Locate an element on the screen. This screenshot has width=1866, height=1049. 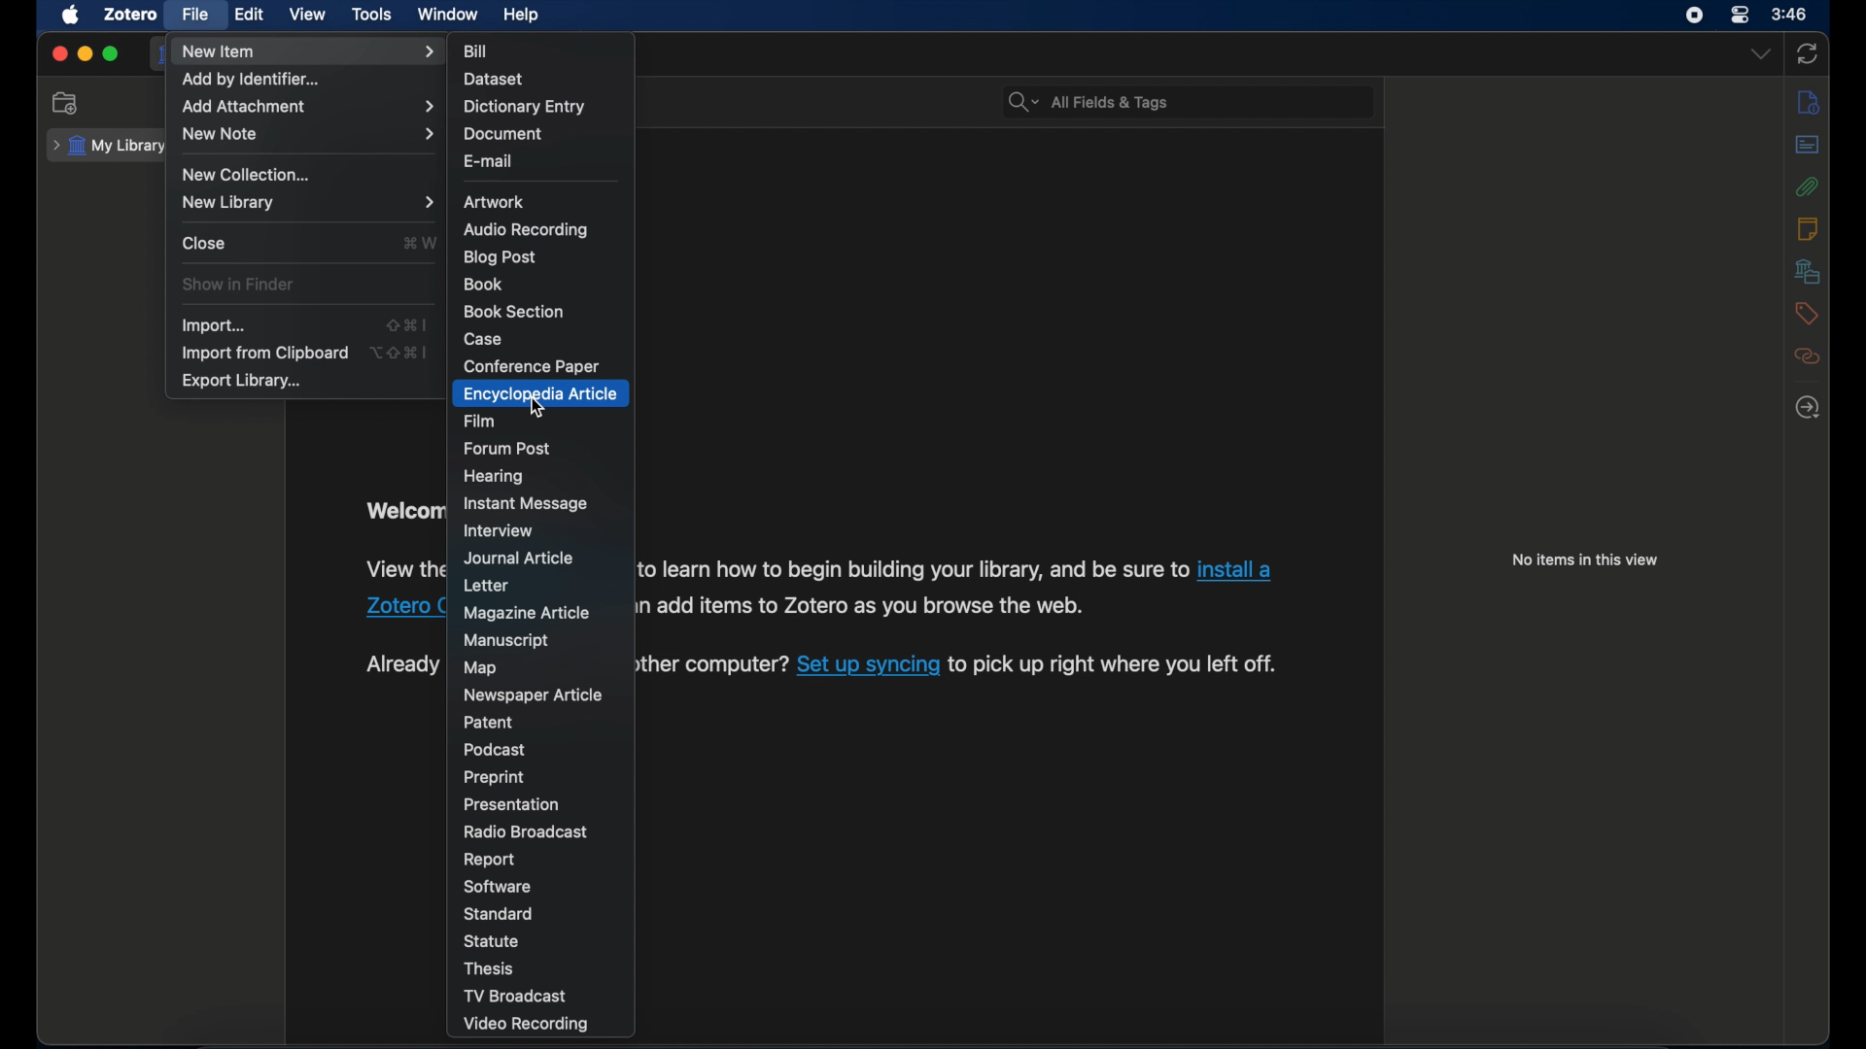
newspaper article is located at coordinates (532, 694).